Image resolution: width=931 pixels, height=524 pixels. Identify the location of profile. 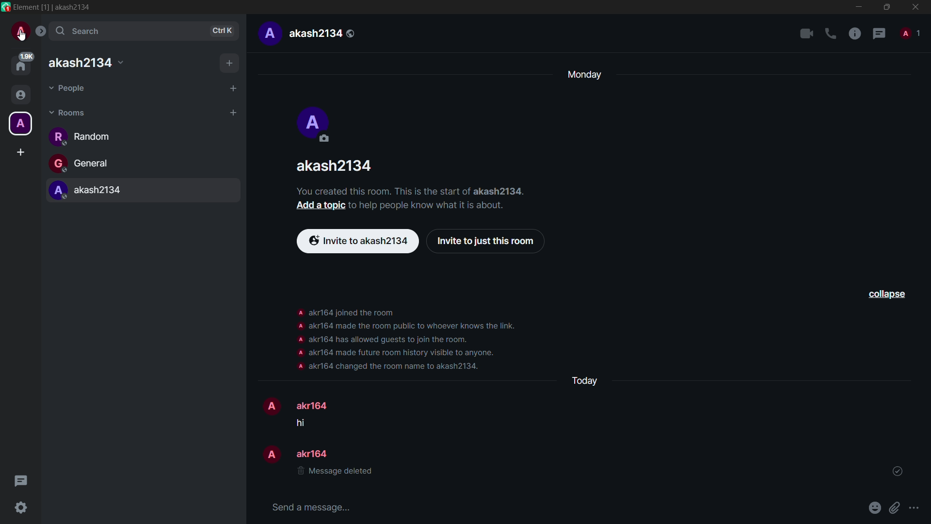
(300, 326).